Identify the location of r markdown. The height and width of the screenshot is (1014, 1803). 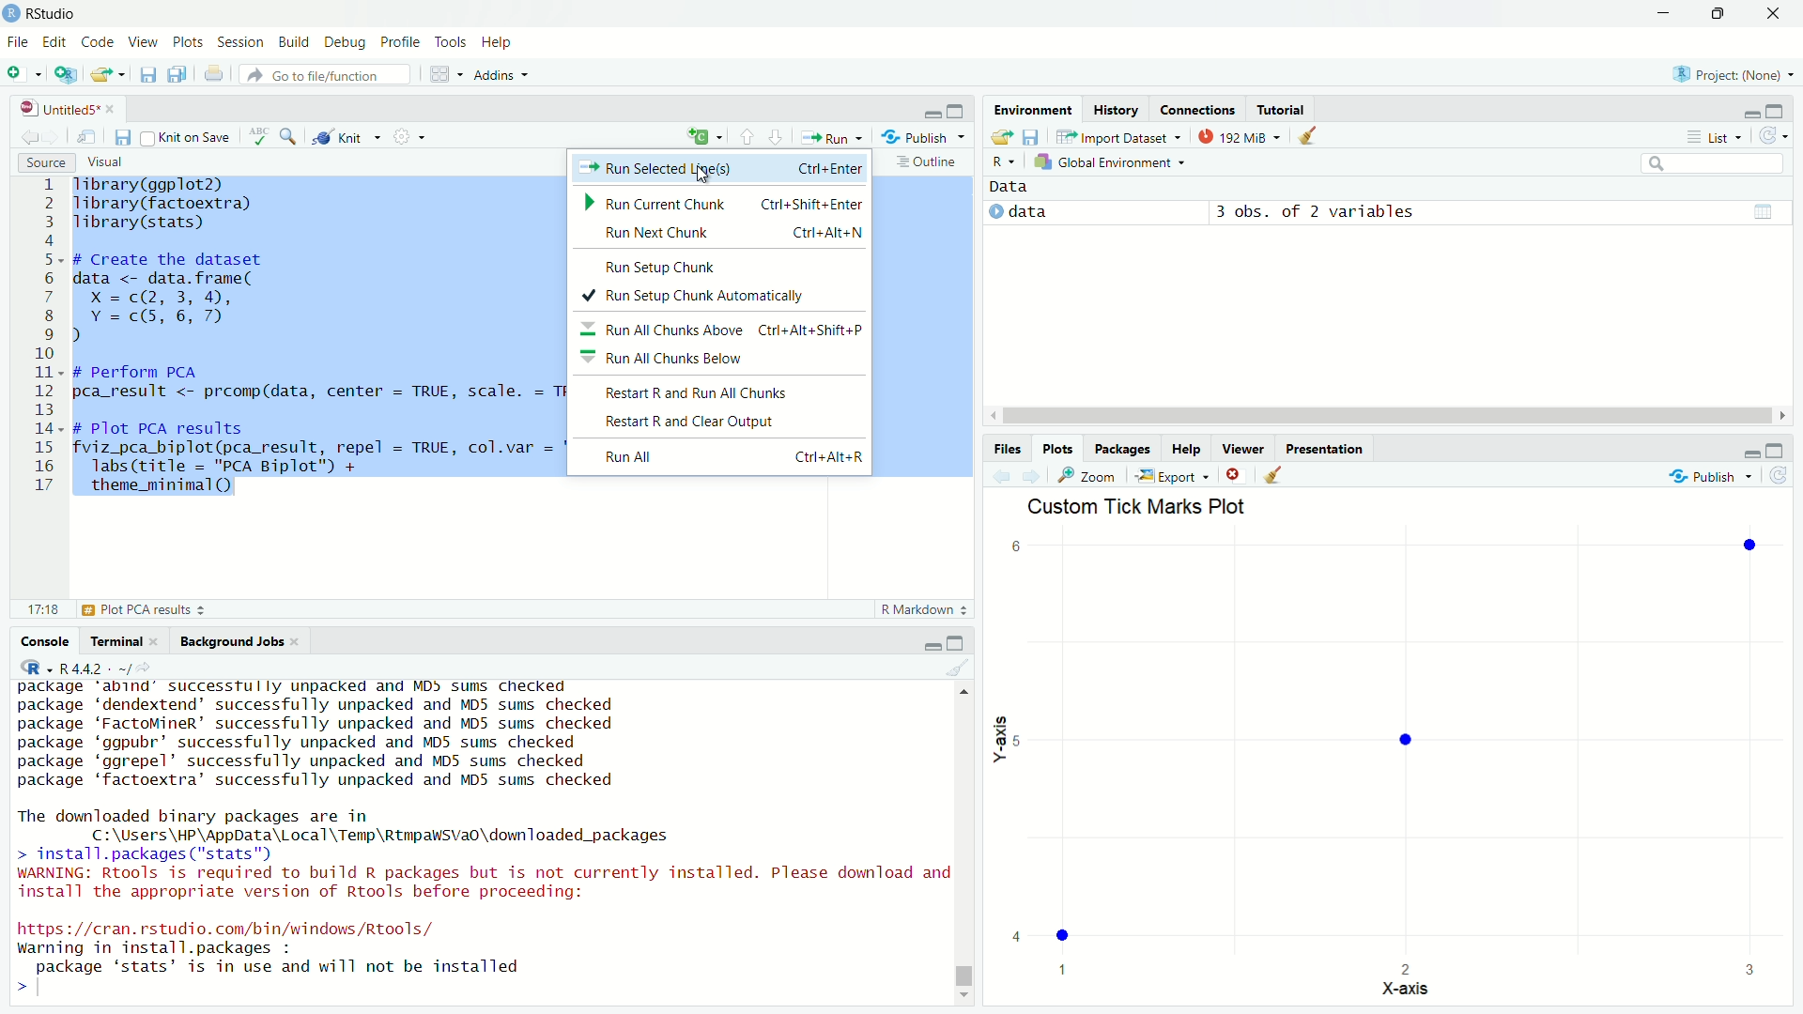
(924, 608).